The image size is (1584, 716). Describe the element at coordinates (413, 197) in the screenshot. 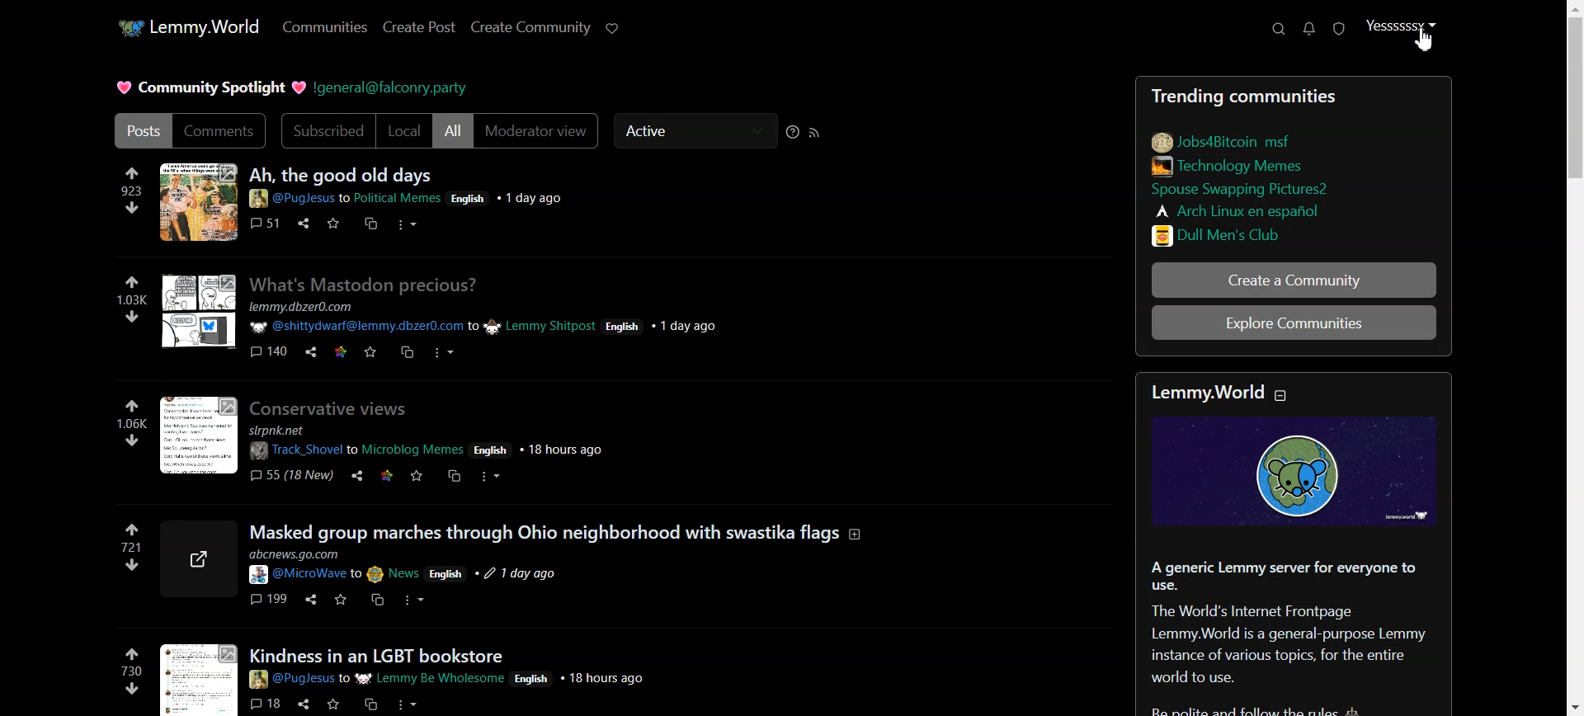

I see `post details` at that location.